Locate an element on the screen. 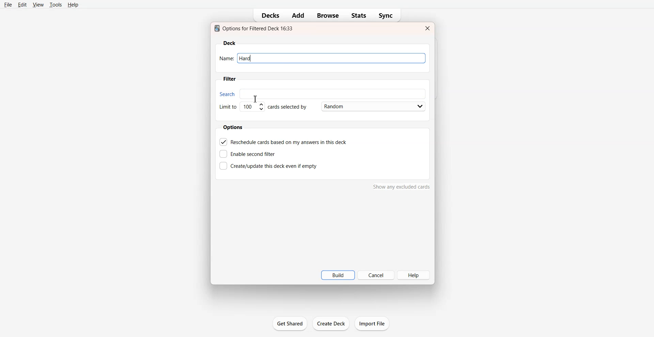  Sync is located at coordinates (388, 16).